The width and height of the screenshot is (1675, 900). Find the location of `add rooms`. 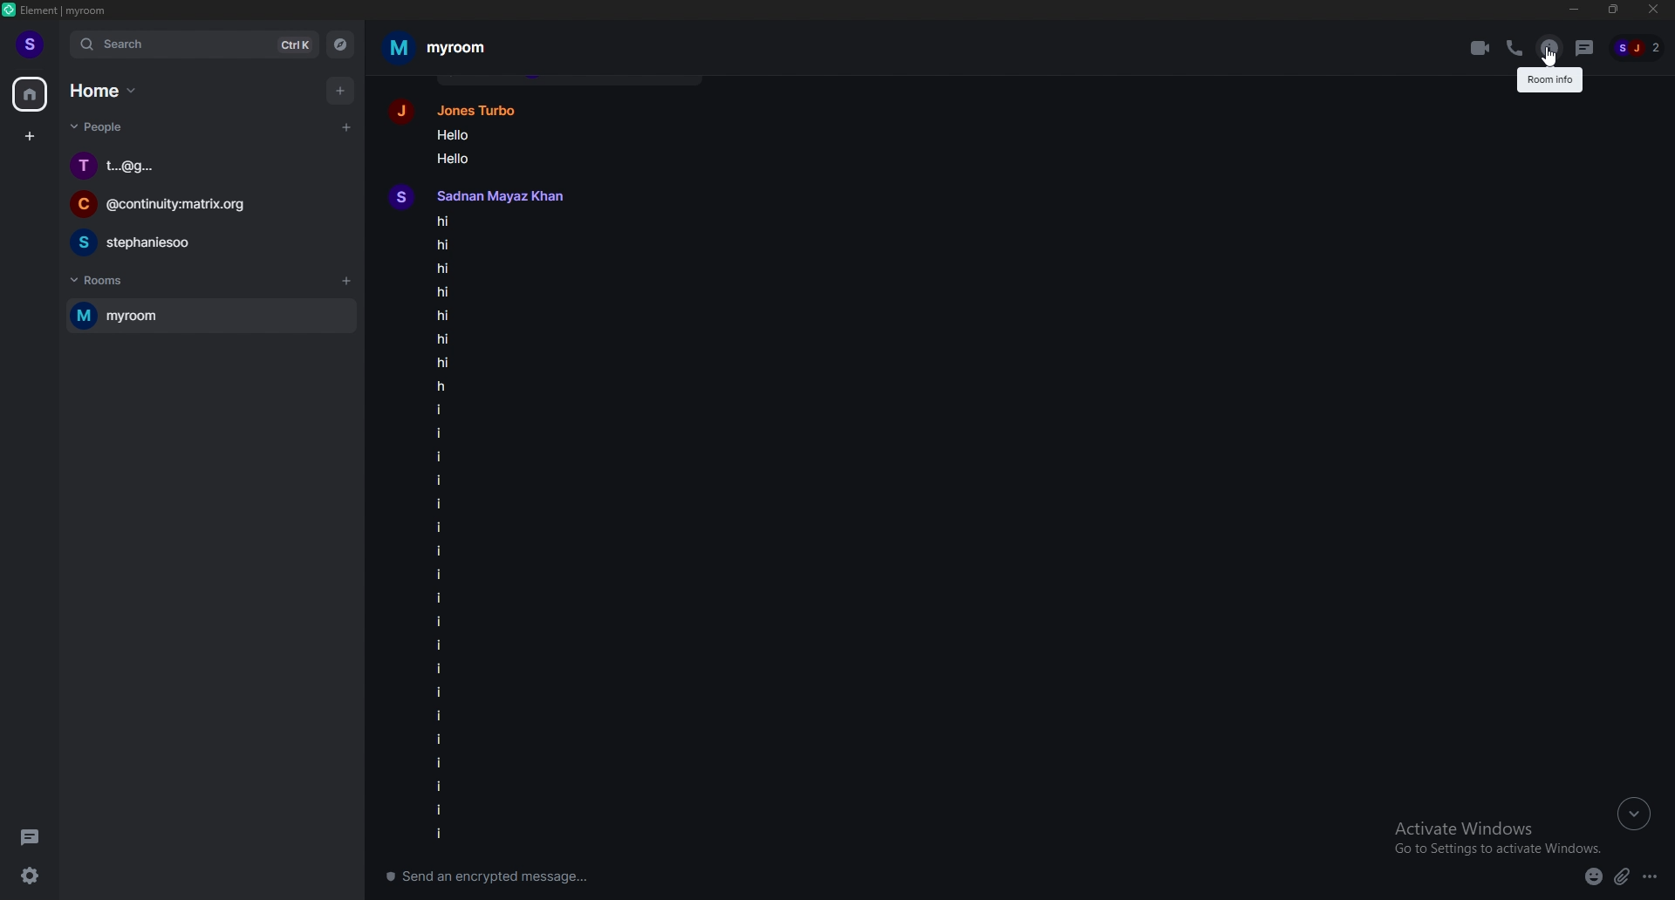

add rooms is located at coordinates (346, 283).